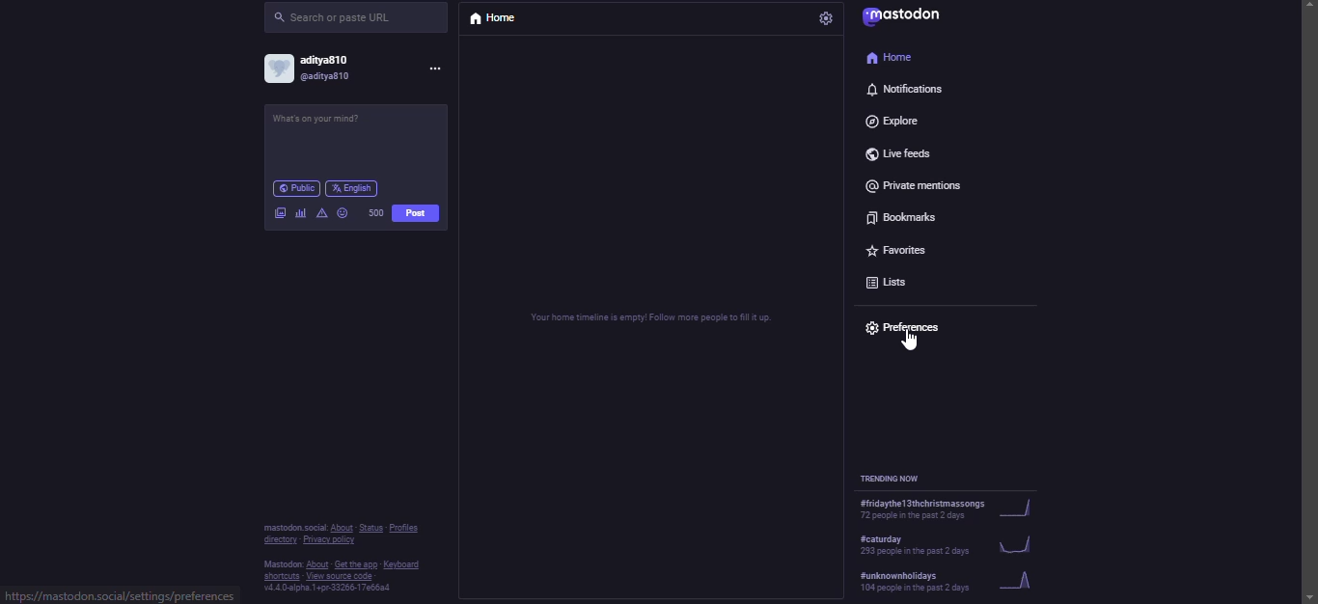  I want to click on home timeline, so click(648, 316).